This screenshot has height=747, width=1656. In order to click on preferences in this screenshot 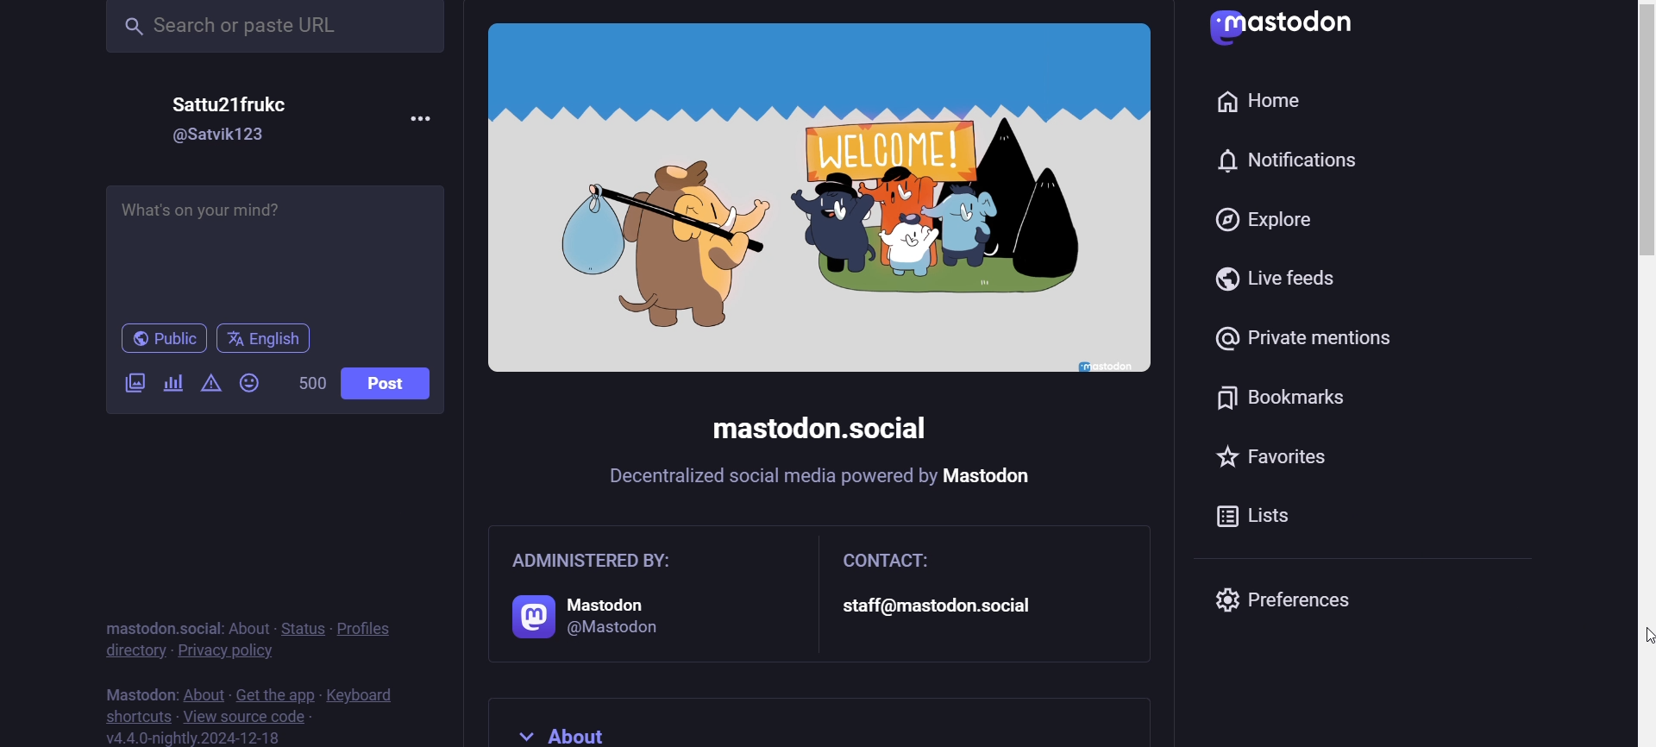, I will do `click(1311, 606)`.